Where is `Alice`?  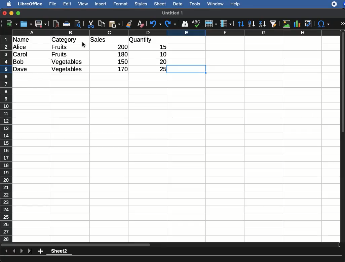 Alice is located at coordinates (20, 47).